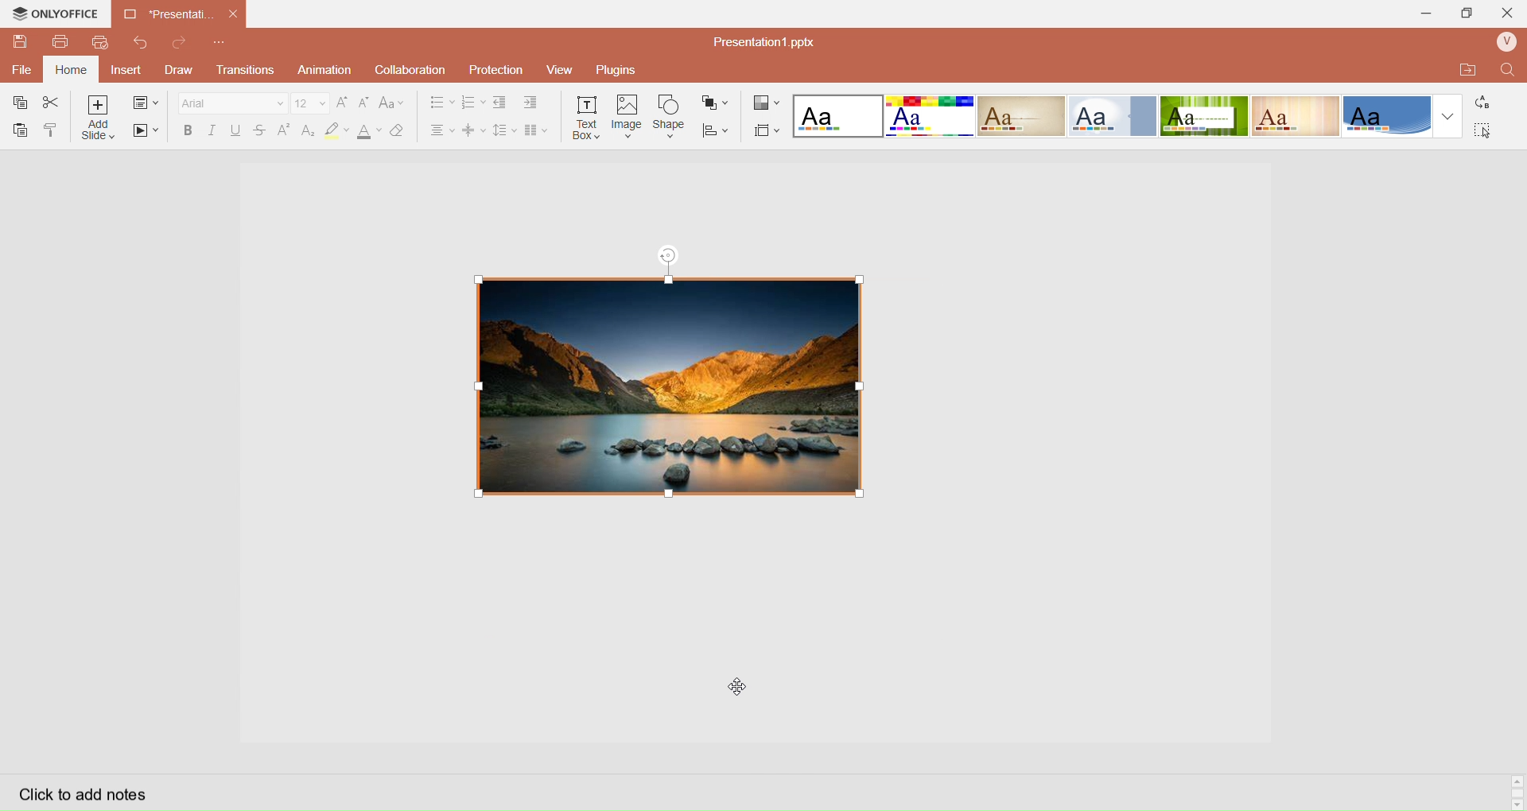  Describe the element at coordinates (670, 117) in the screenshot. I see `Insert Shape` at that location.